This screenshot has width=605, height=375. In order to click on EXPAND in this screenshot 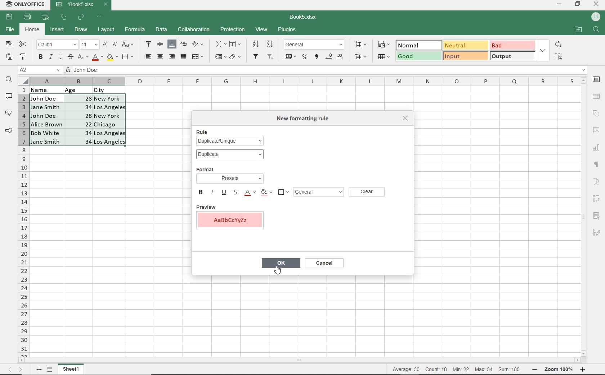, I will do `click(543, 50)`.